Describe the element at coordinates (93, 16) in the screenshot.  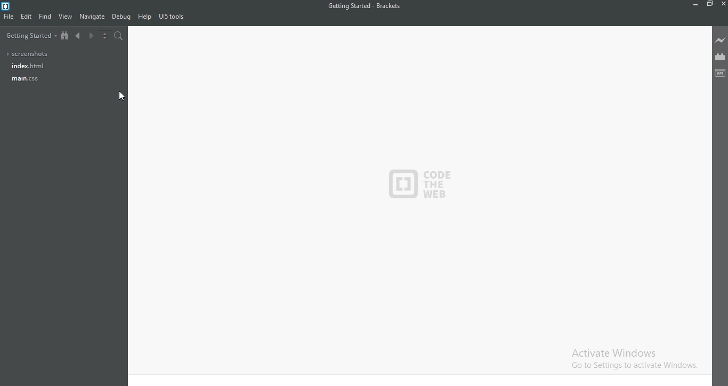
I see `Navigate` at that location.